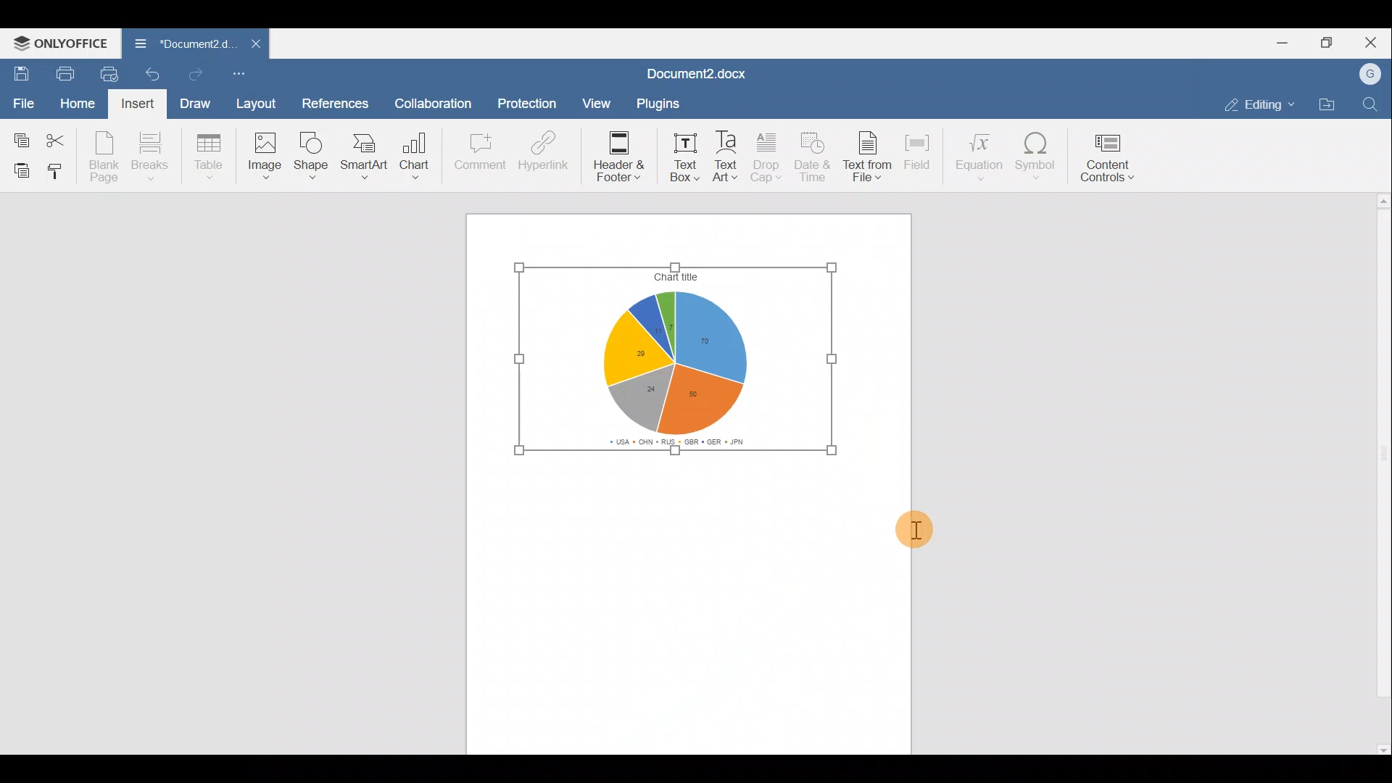 The width and height of the screenshot is (1392, 783). Describe the element at coordinates (766, 154) in the screenshot. I see `Drop cap` at that location.